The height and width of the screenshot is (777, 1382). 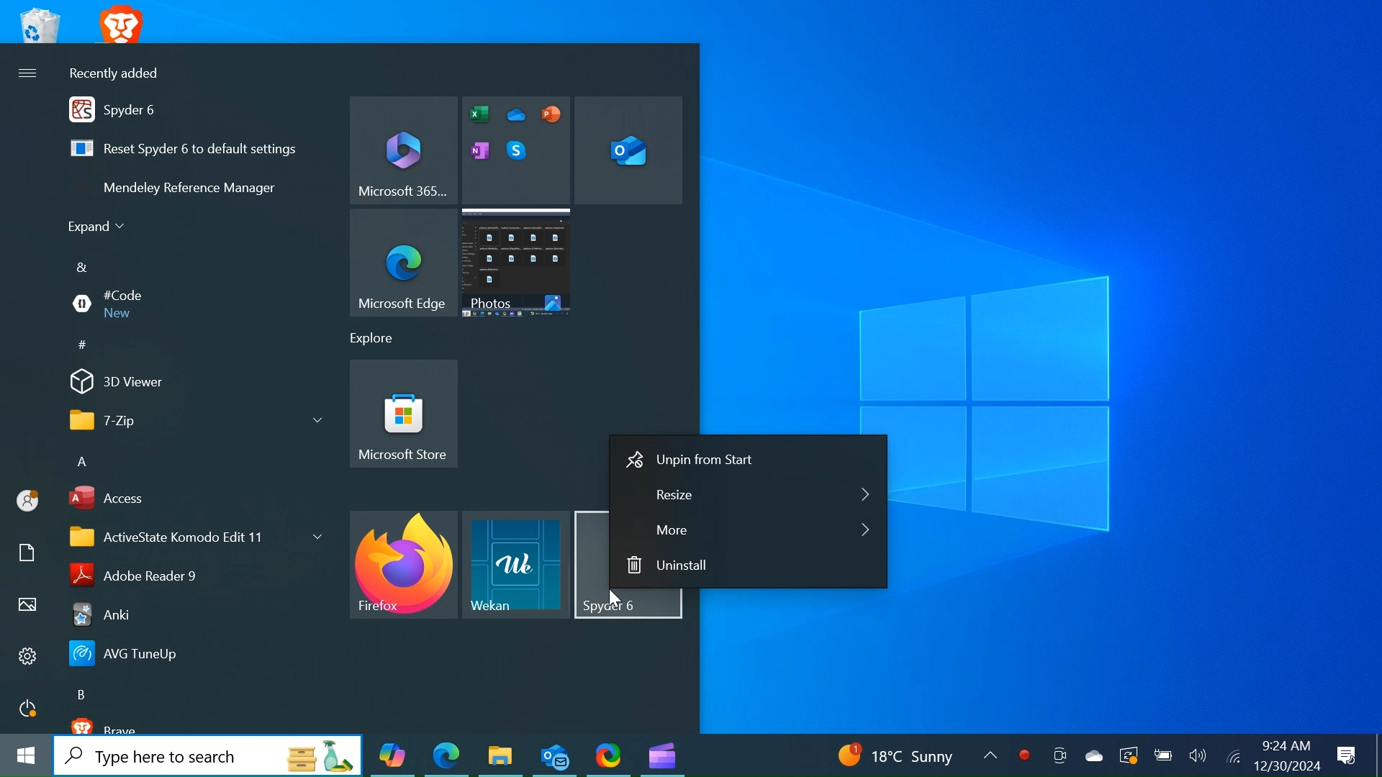 What do you see at coordinates (208, 756) in the screenshot?
I see `Search` at bounding box center [208, 756].